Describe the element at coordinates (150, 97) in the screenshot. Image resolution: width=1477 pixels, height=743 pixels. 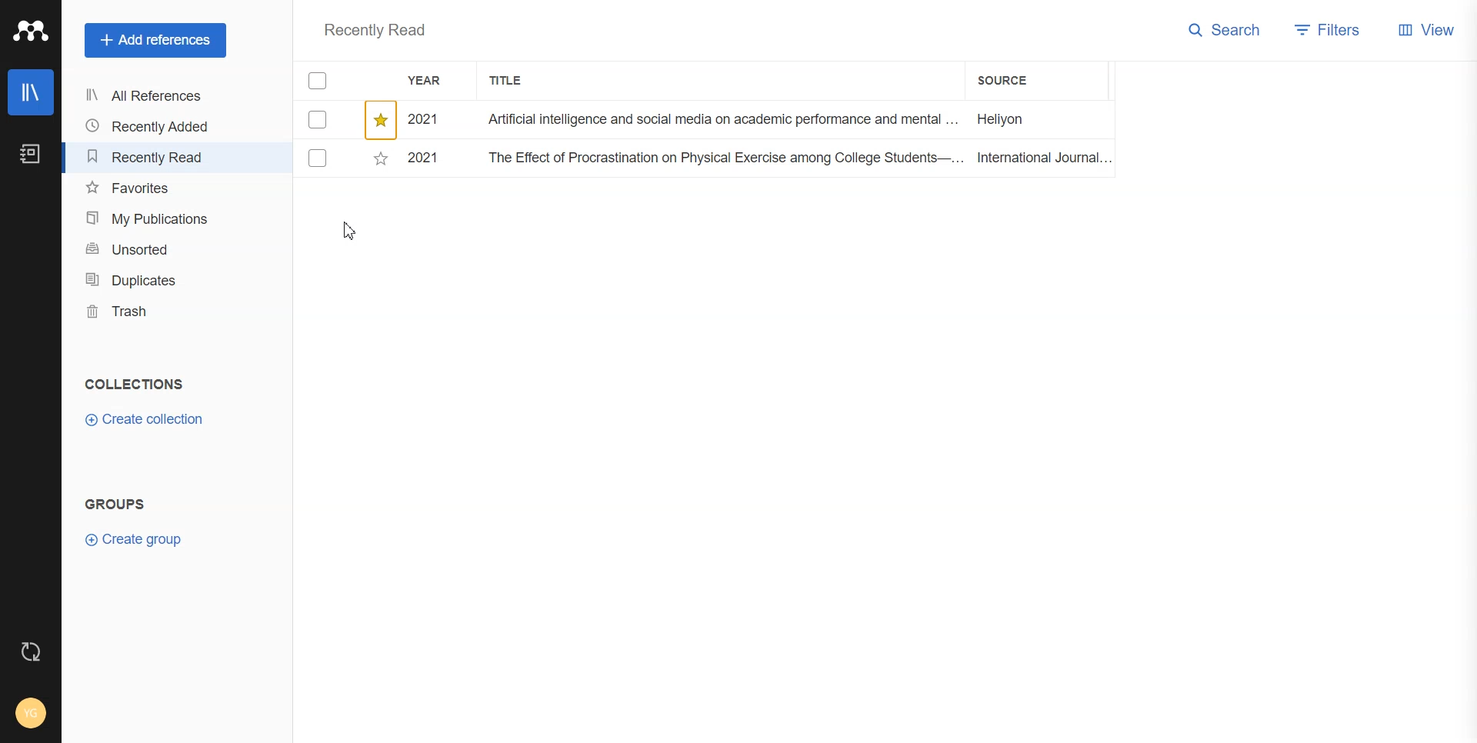
I see `All References` at that location.